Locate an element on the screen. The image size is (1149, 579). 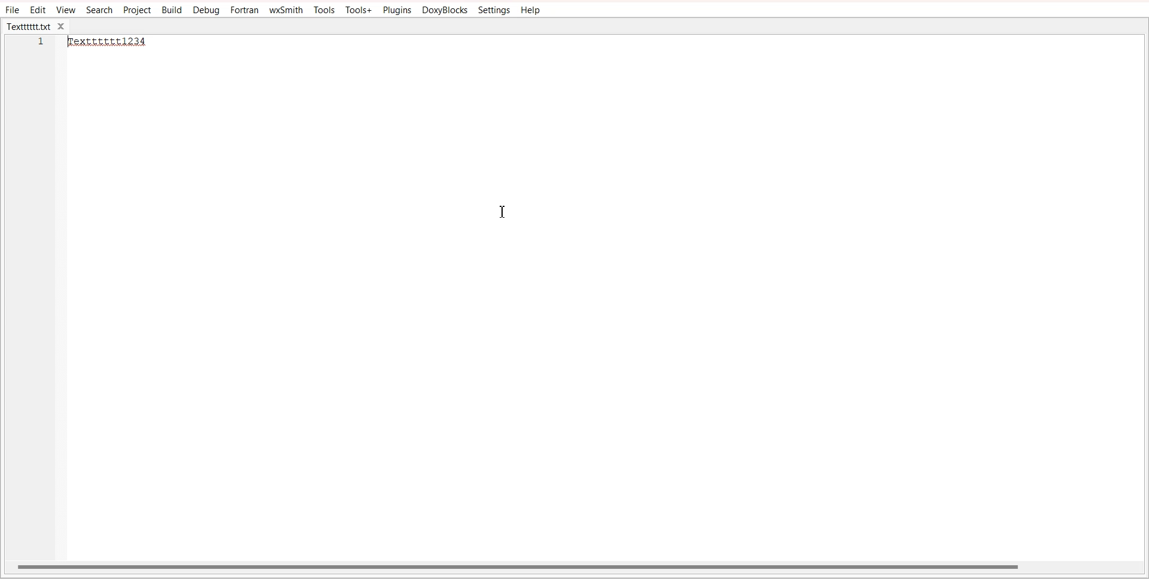
File is located at coordinates (11, 9).